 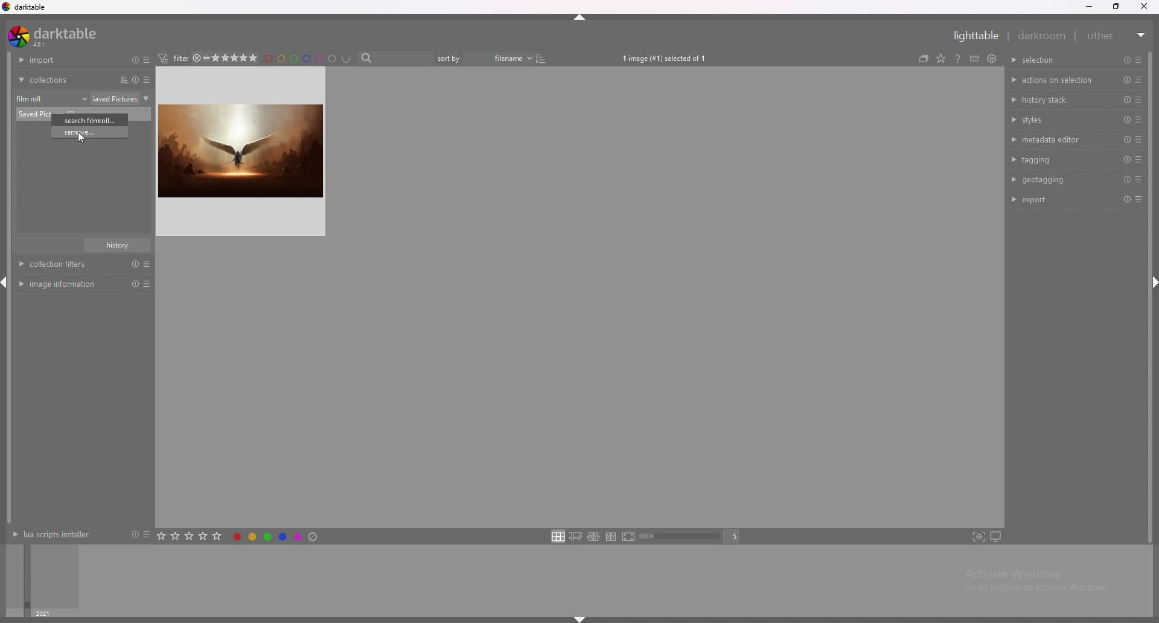 I want to click on IMAGE, so click(x=244, y=151).